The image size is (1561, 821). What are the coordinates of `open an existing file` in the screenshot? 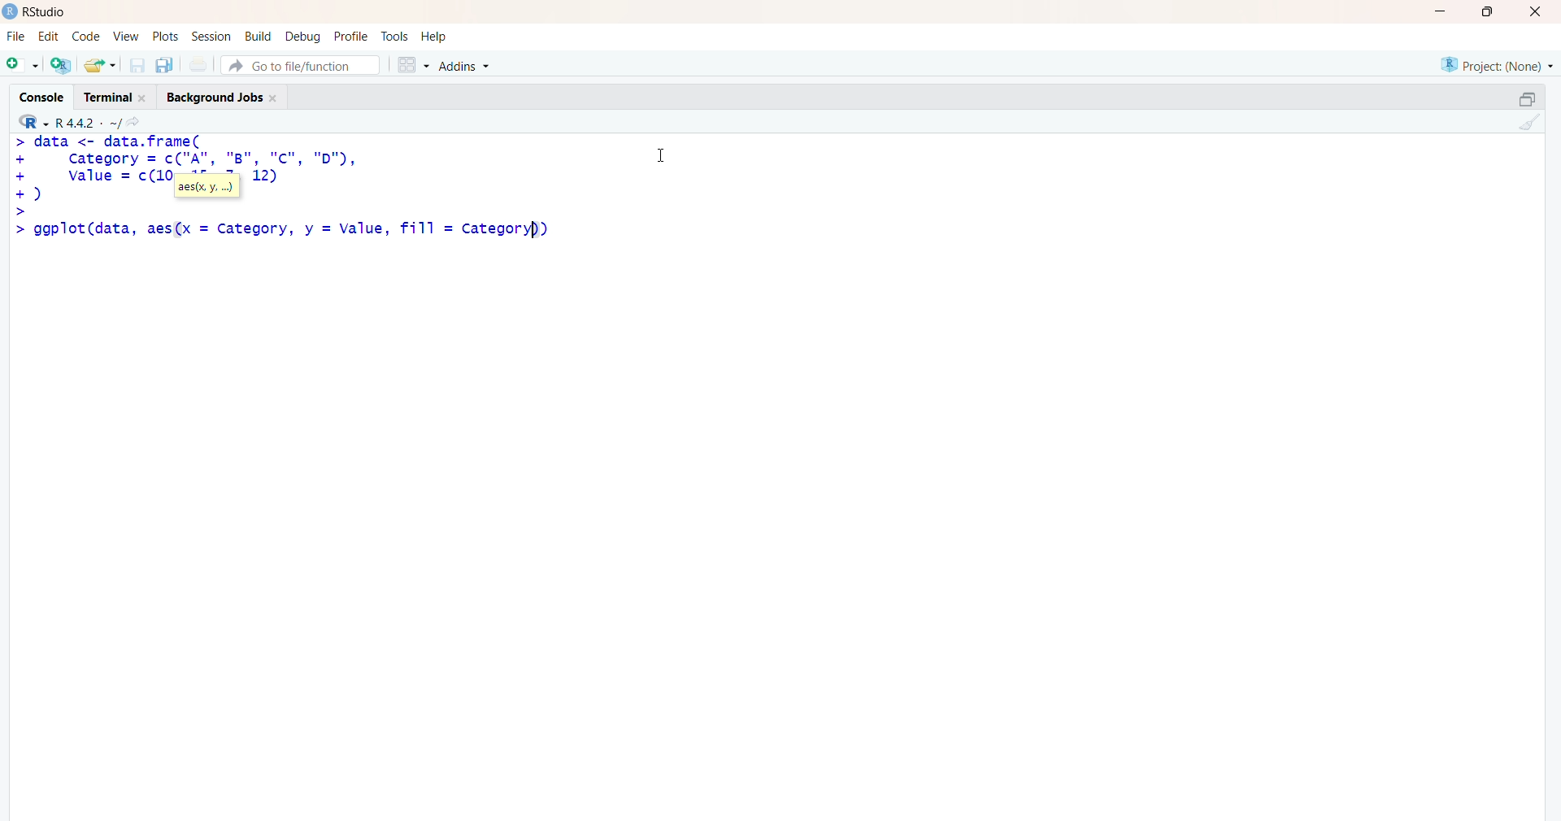 It's located at (99, 64).